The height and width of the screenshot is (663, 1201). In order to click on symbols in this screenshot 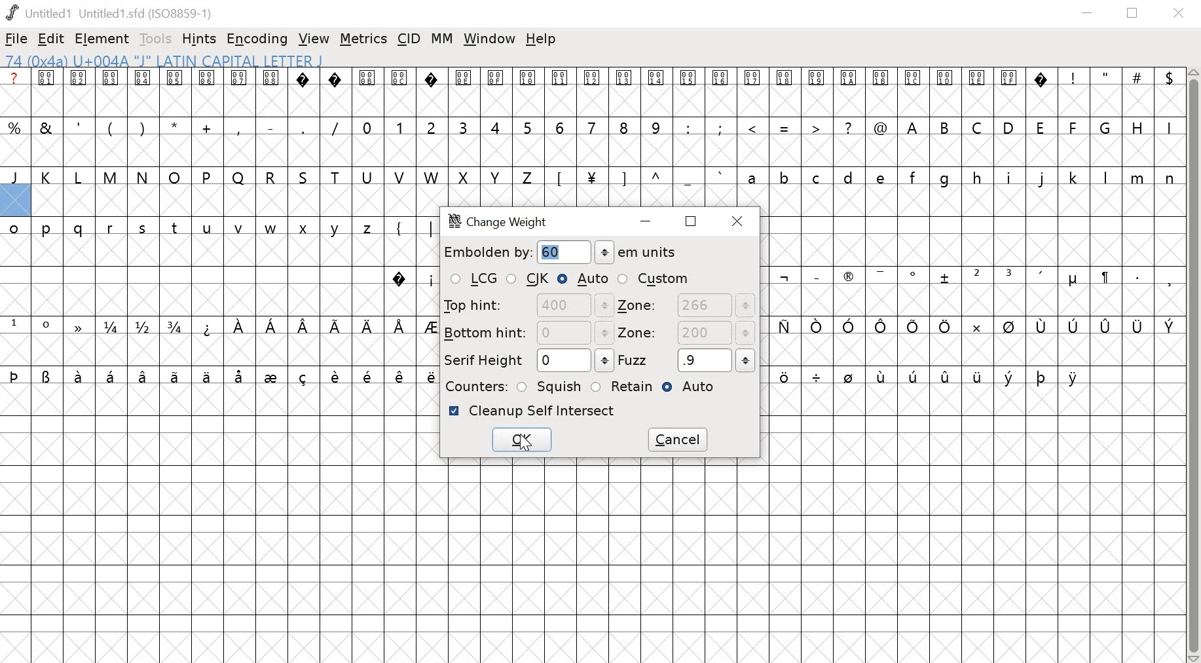, I will do `click(221, 375)`.